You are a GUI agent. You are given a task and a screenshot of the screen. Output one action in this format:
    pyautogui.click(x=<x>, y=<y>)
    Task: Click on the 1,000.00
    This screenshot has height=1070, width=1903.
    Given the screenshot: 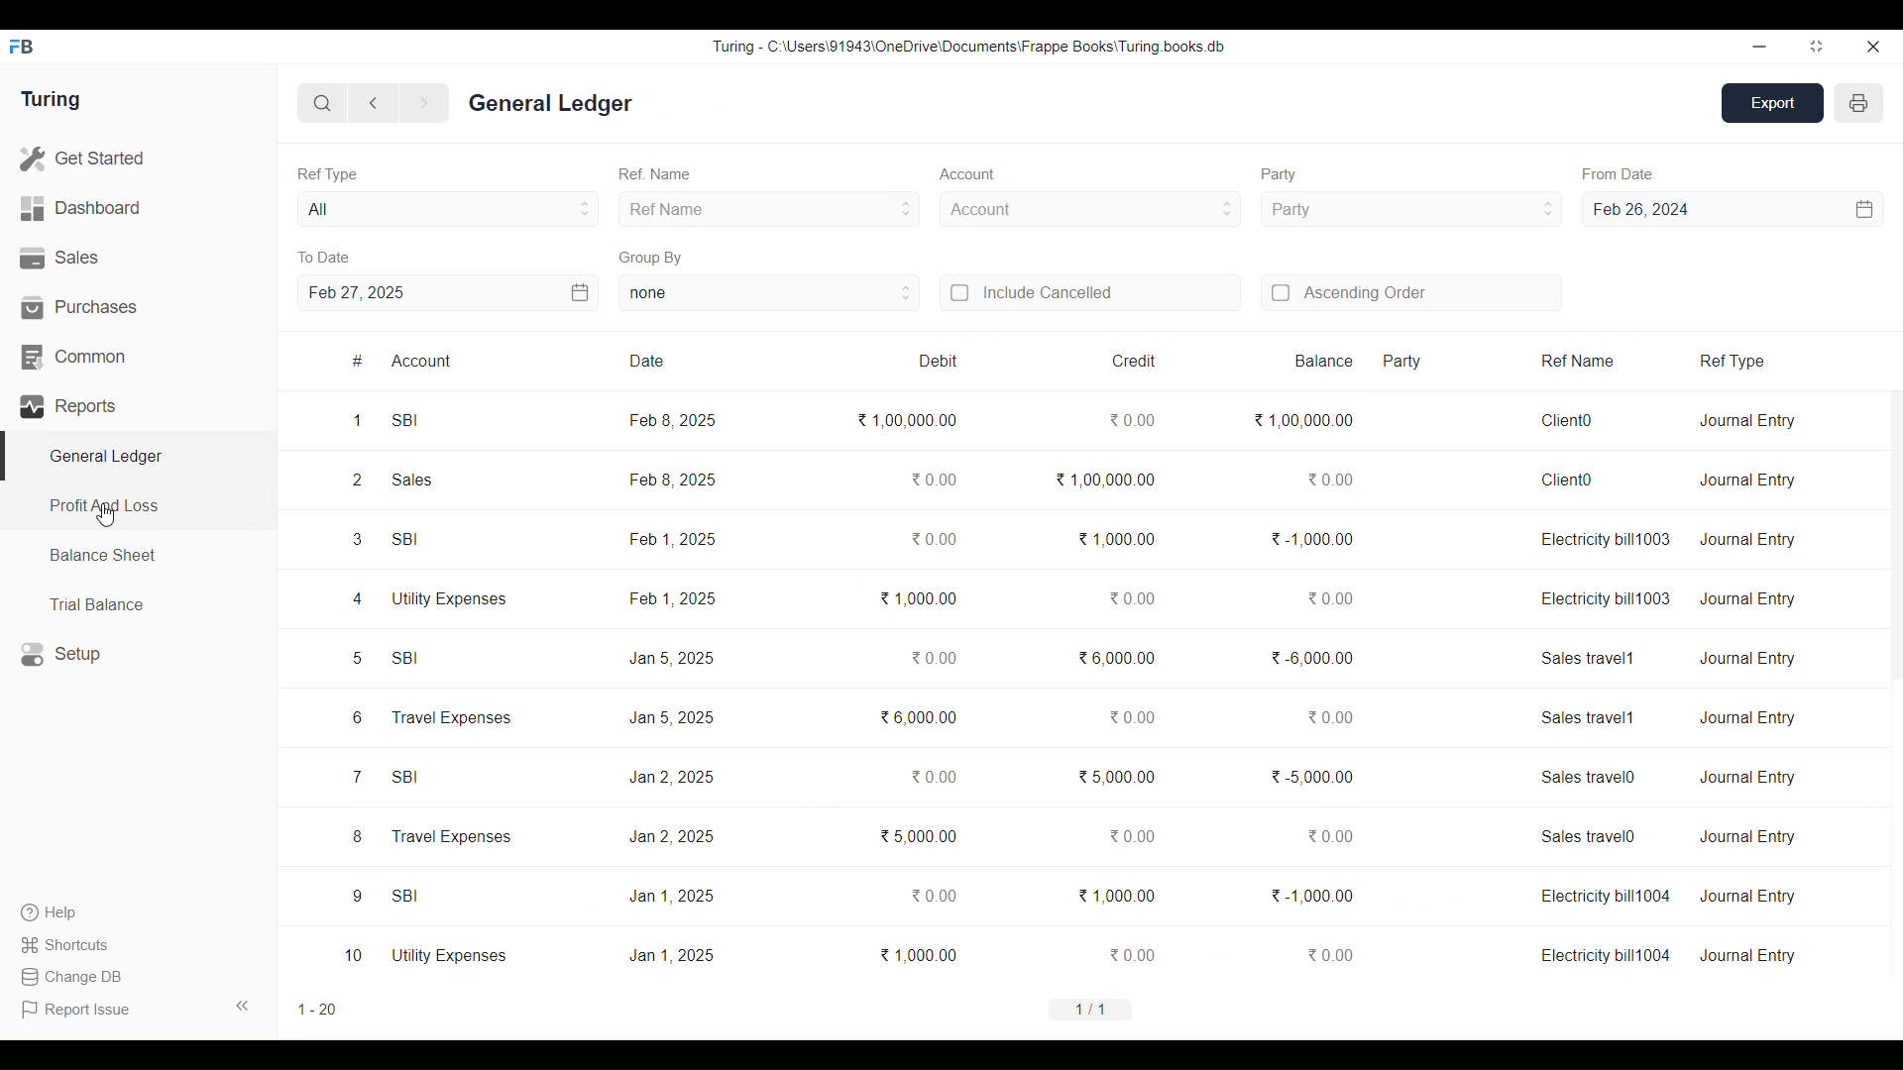 What is the action you would take?
    pyautogui.click(x=1118, y=896)
    